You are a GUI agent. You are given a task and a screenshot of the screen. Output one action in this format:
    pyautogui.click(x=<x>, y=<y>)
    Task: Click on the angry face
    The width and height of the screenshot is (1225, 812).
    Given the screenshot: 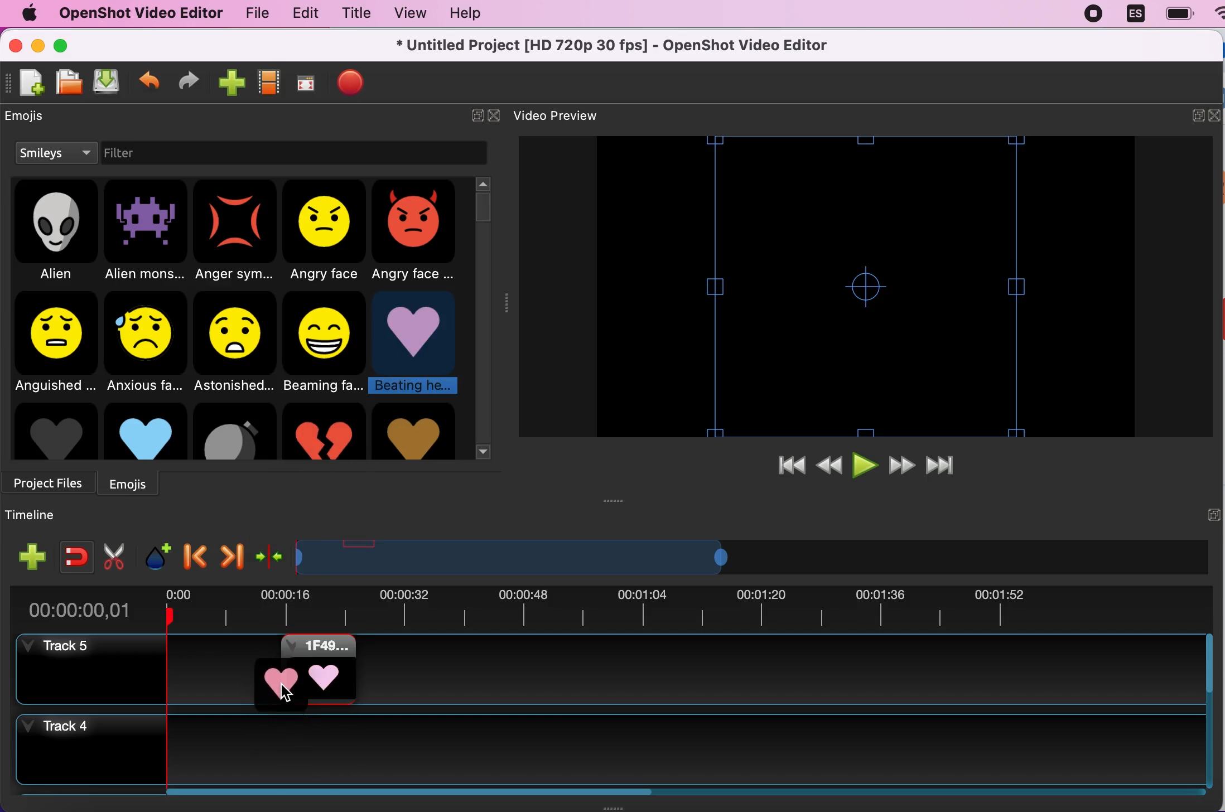 What is the action you would take?
    pyautogui.click(x=326, y=232)
    